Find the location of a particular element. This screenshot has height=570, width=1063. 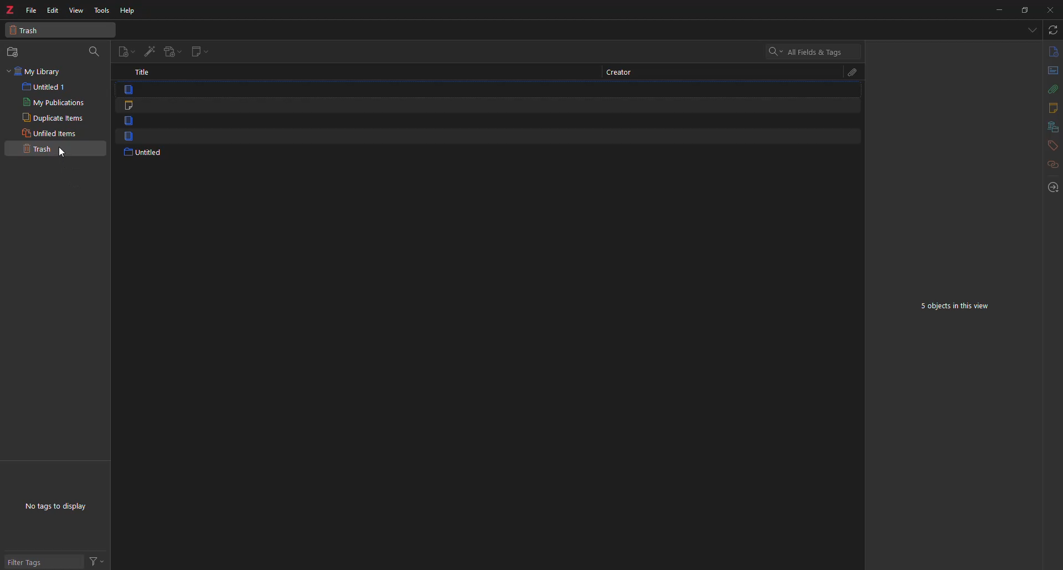

tabs is located at coordinates (1034, 29).